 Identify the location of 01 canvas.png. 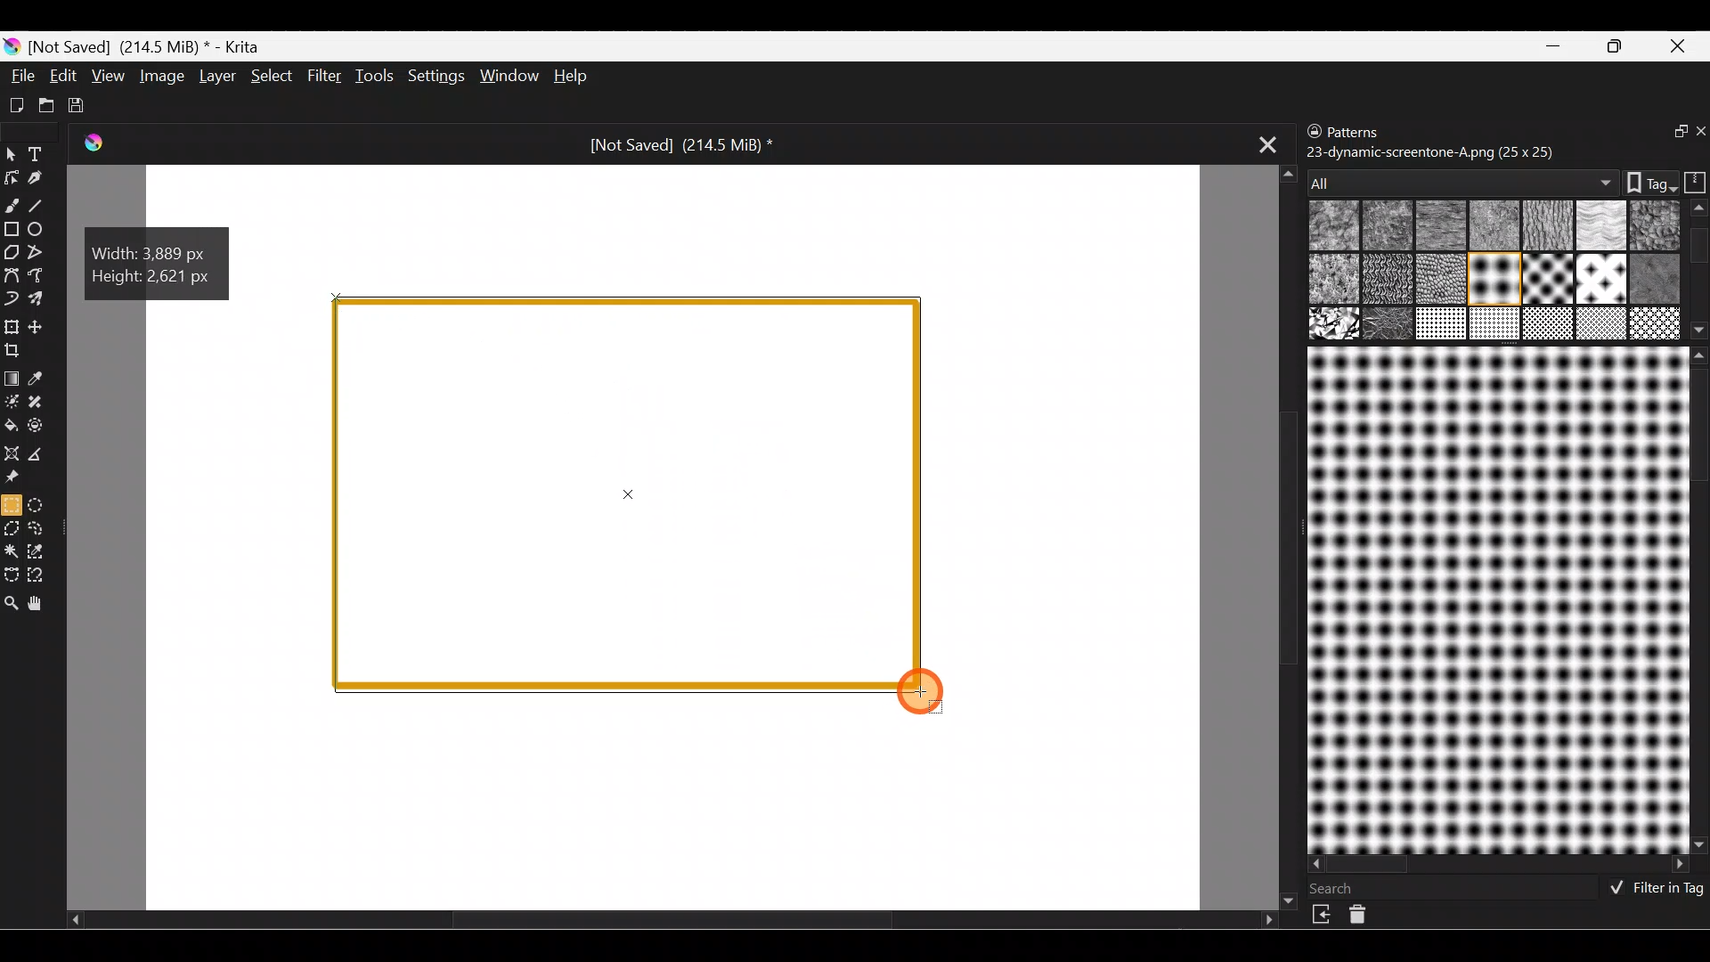
(1335, 227).